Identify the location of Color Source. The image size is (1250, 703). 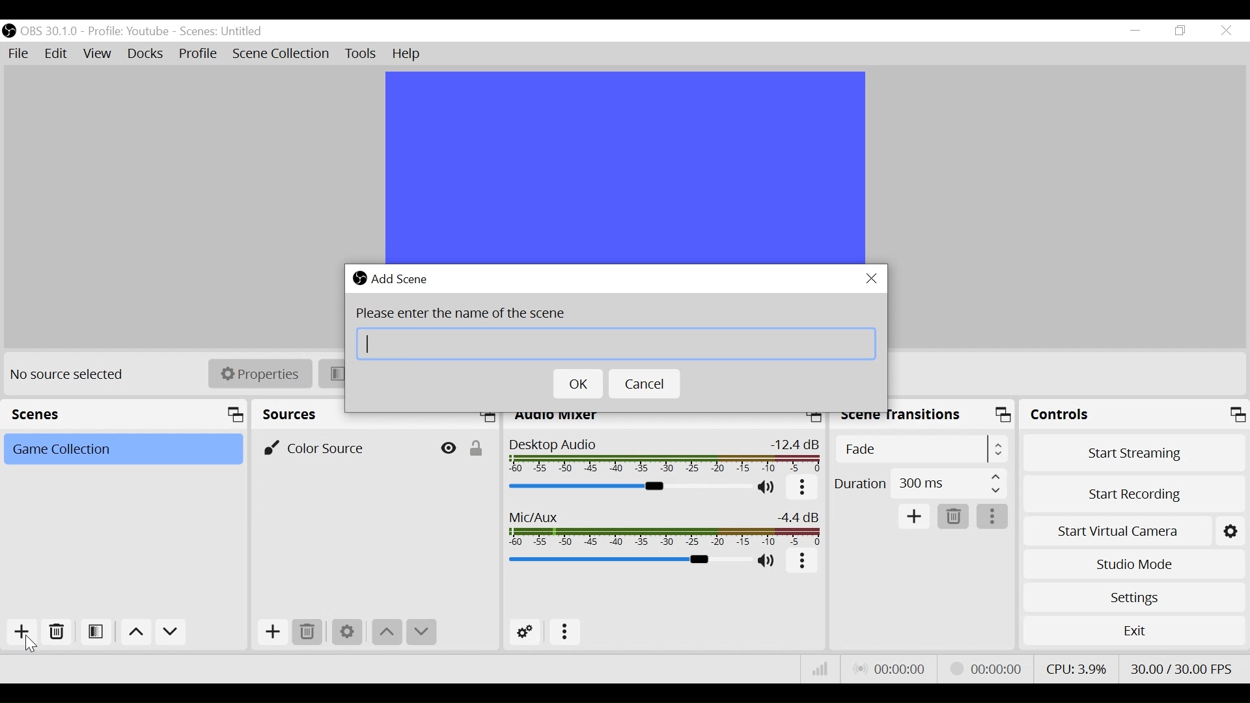
(345, 447).